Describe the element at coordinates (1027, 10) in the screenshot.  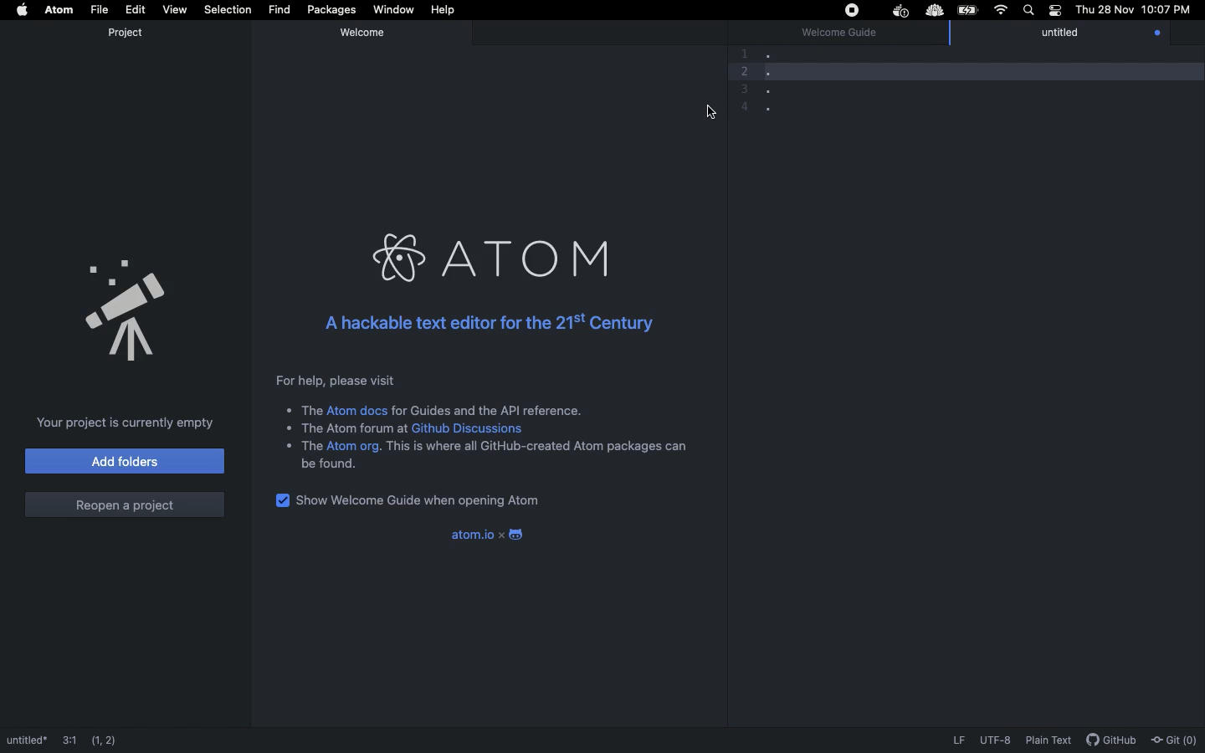
I see `Search` at that location.